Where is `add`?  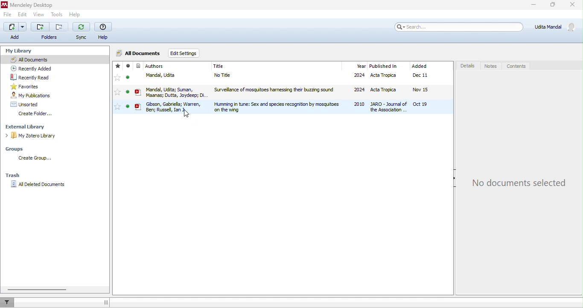 add is located at coordinates (16, 32).